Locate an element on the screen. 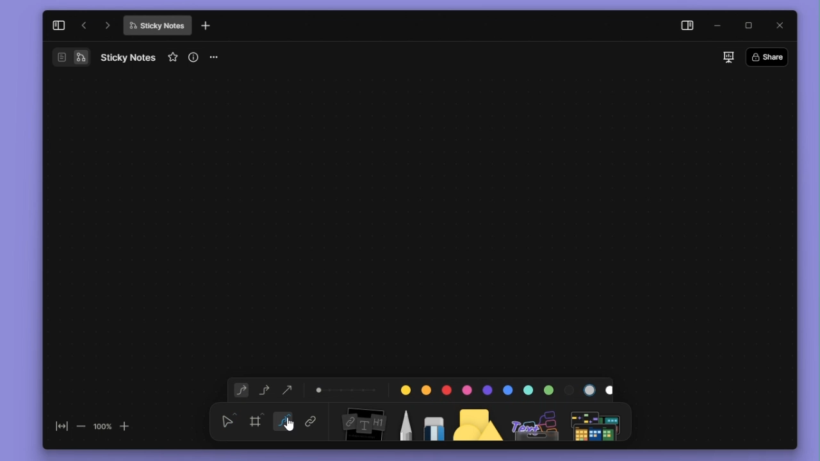 This screenshot has width=820, height=461. other is located at coordinates (536, 421).